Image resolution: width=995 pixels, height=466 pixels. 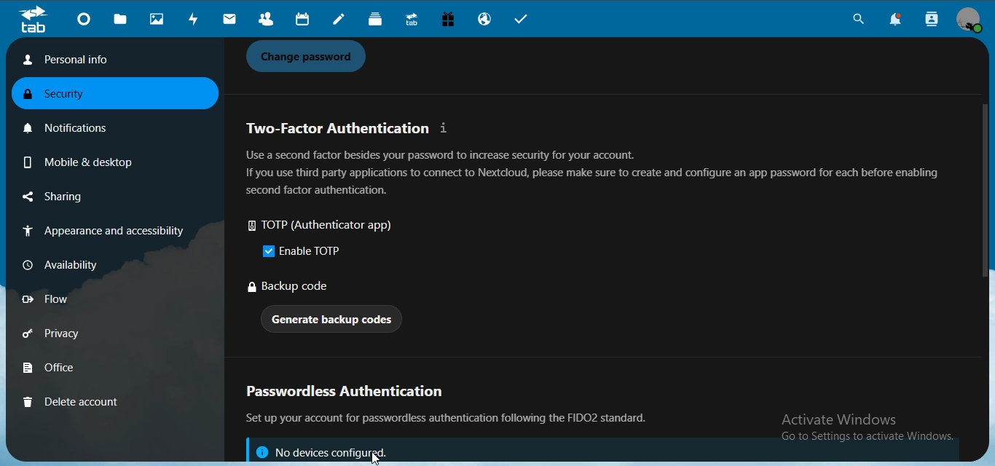 What do you see at coordinates (341, 20) in the screenshot?
I see `notes` at bounding box center [341, 20].